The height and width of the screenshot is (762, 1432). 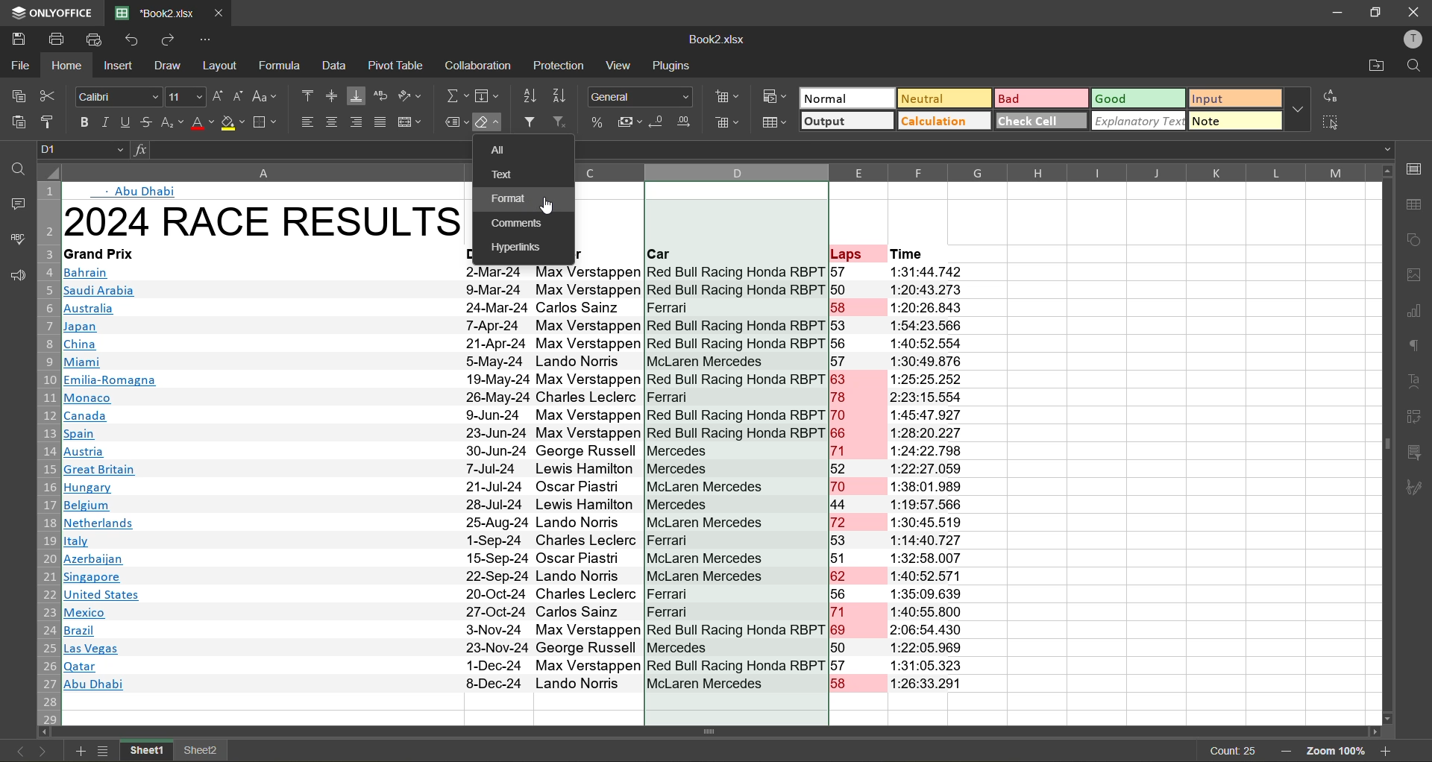 I want to click on text, so click(x=1418, y=381).